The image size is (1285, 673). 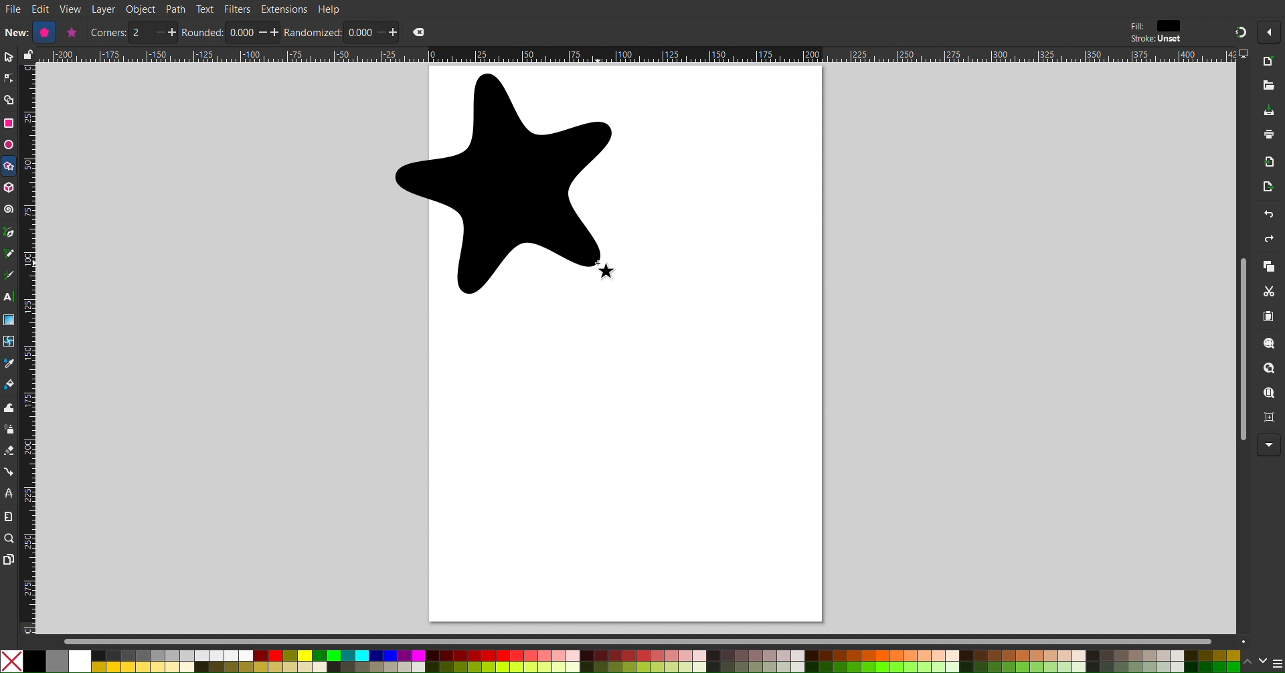 I want to click on Ellipse, so click(x=8, y=145).